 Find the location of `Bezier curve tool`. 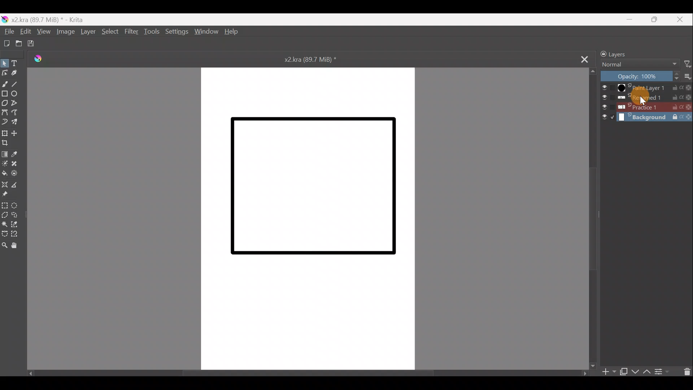

Bezier curve tool is located at coordinates (5, 113).